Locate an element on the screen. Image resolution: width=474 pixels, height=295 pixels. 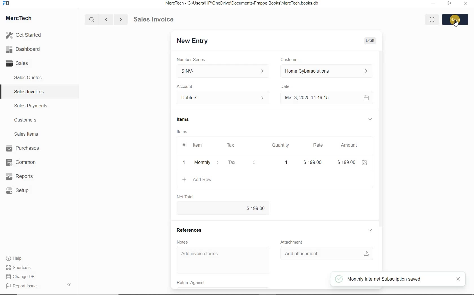
Quantity is located at coordinates (279, 146).